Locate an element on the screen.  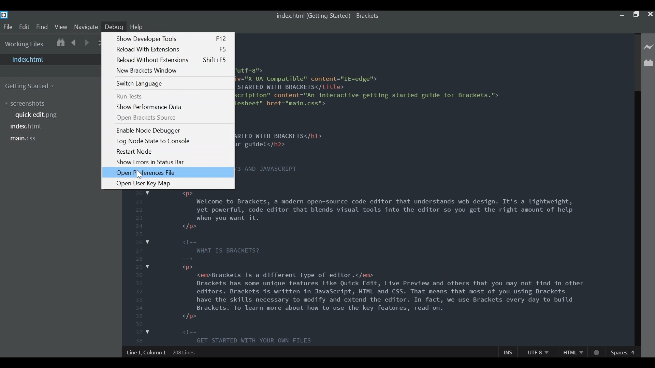
HTML is located at coordinates (572, 352).